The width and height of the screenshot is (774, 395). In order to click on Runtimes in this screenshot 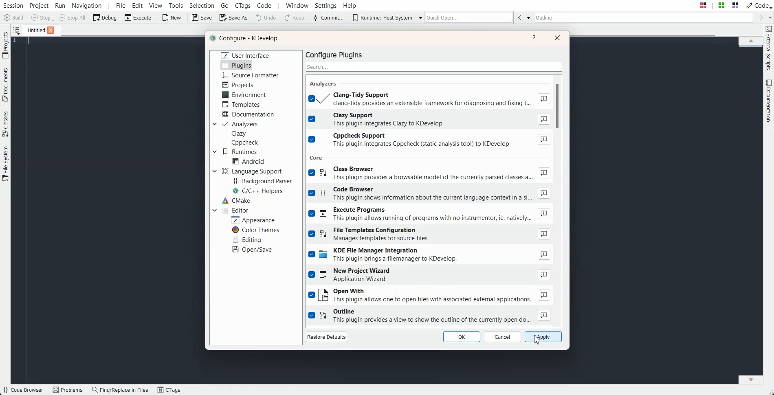, I will do `click(240, 151)`.